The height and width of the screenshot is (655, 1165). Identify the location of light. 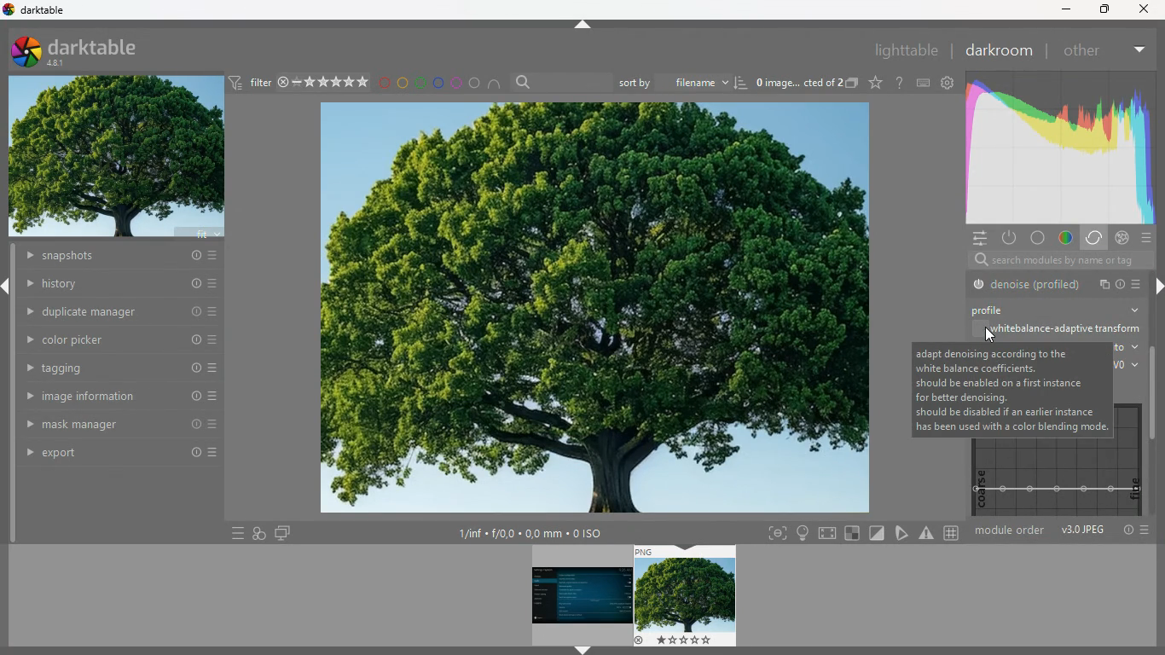
(803, 533).